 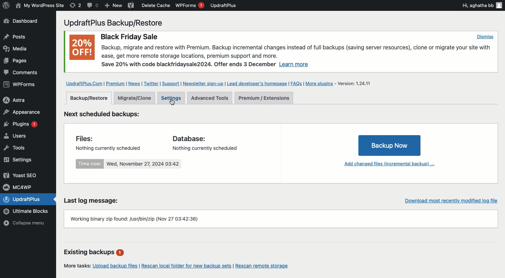 I want to click on Rescan local folder for new backup sets, so click(x=187, y=266).